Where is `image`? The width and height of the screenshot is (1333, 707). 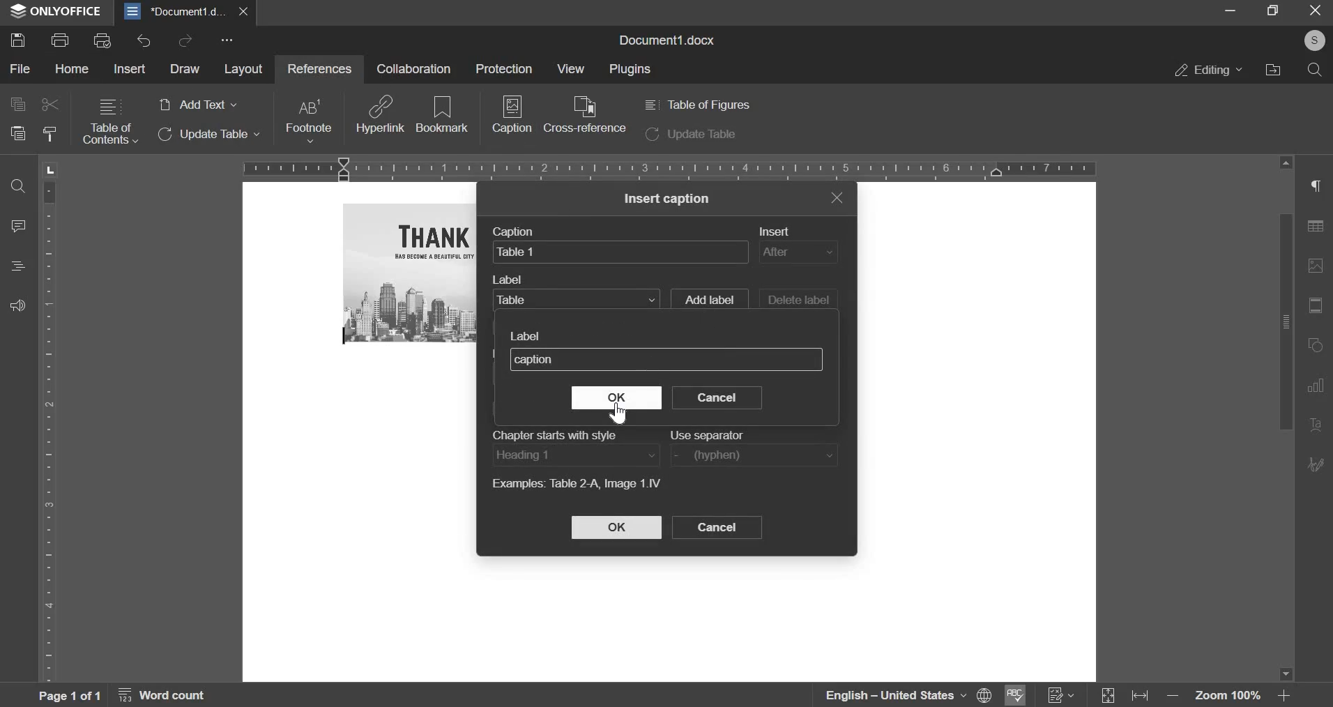 image is located at coordinates (1318, 266).